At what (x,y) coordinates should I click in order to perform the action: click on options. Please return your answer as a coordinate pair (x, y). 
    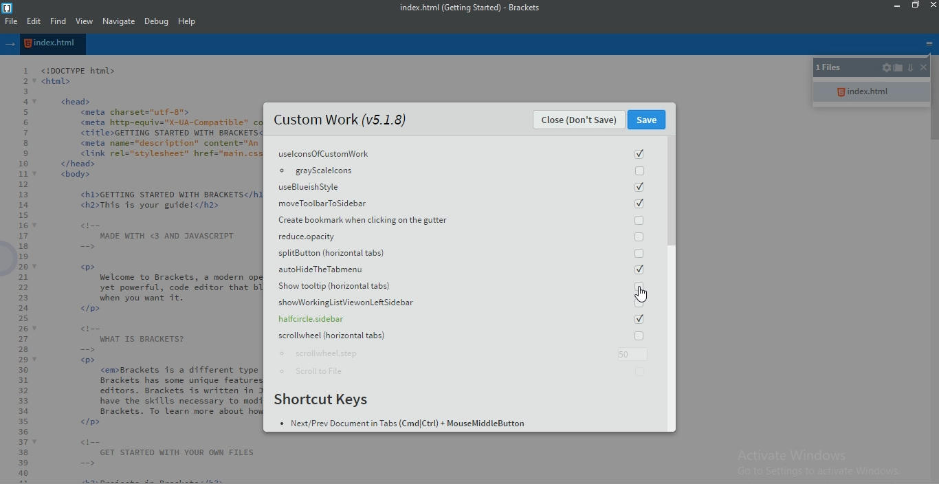
    Looking at the image, I should click on (929, 44).